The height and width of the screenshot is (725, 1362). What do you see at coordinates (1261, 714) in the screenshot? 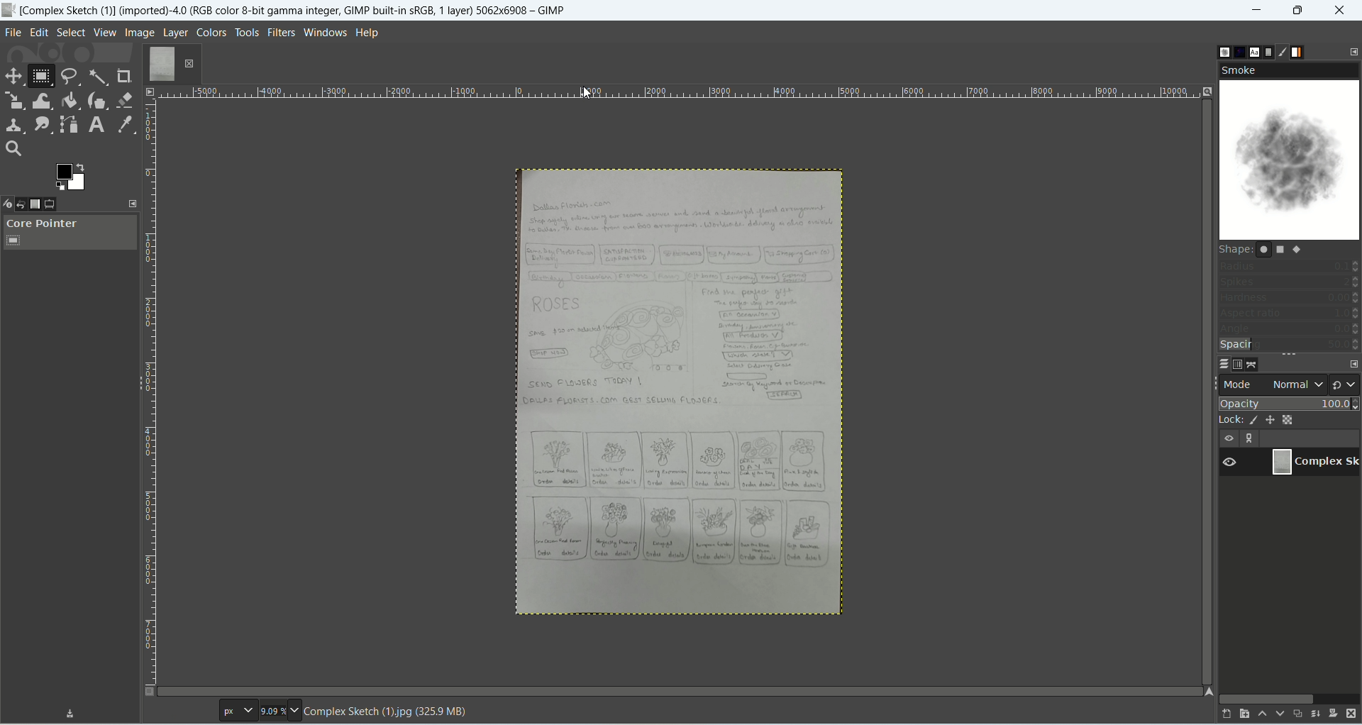
I see `raise this layer` at bounding box center [1261, 714].